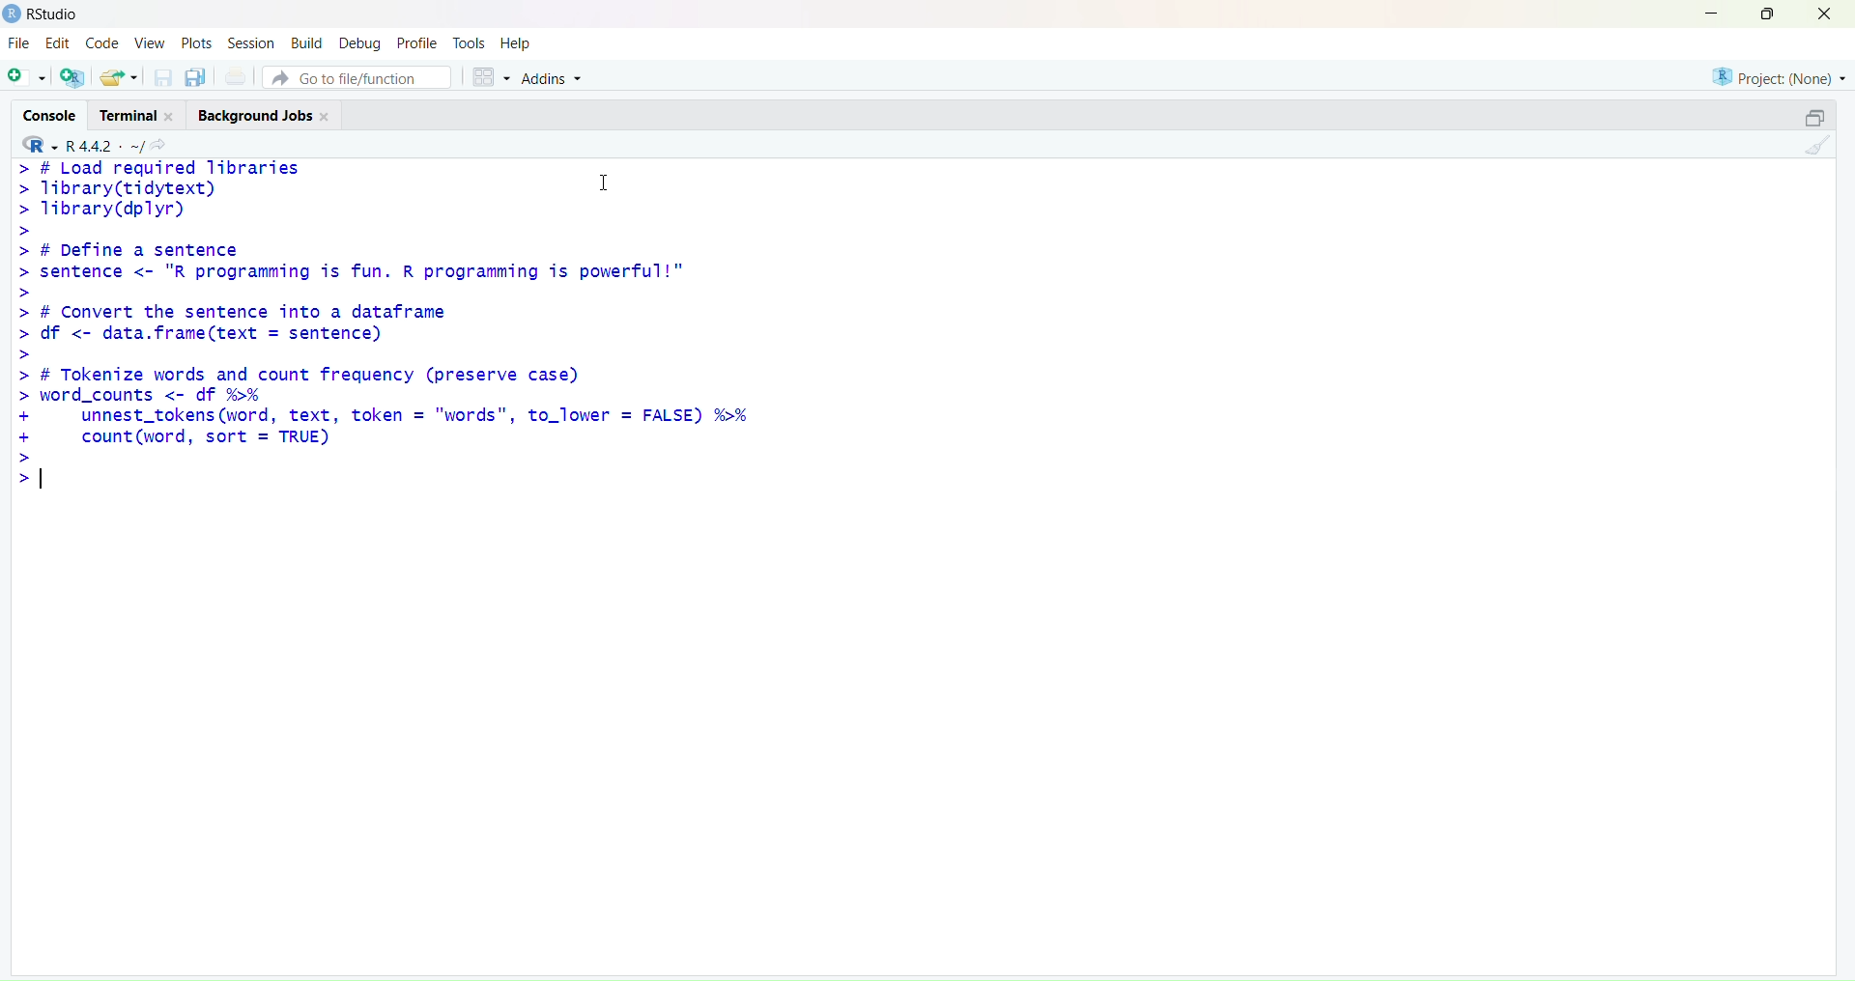 This screenshot has height=981, width=1855. Describe the element at coordinates (553, 80) in the screenshot. I see `addins` at that location.